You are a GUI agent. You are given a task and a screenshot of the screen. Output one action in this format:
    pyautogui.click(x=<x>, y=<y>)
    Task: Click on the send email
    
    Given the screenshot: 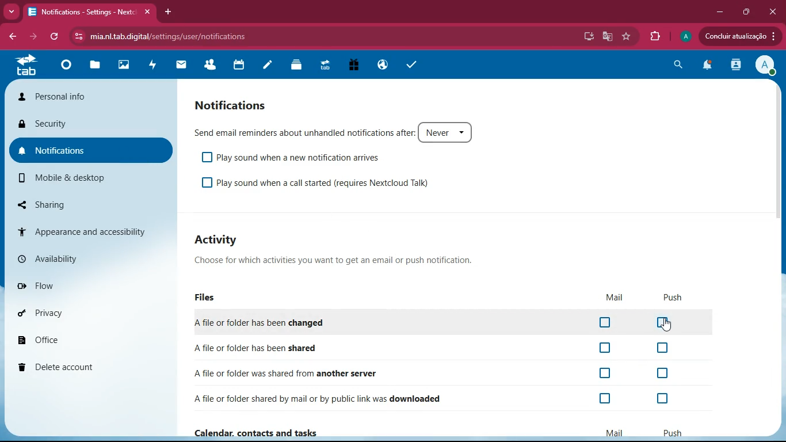 What is the action you would take?
    pyautogui.click(x=334, y=131)
    